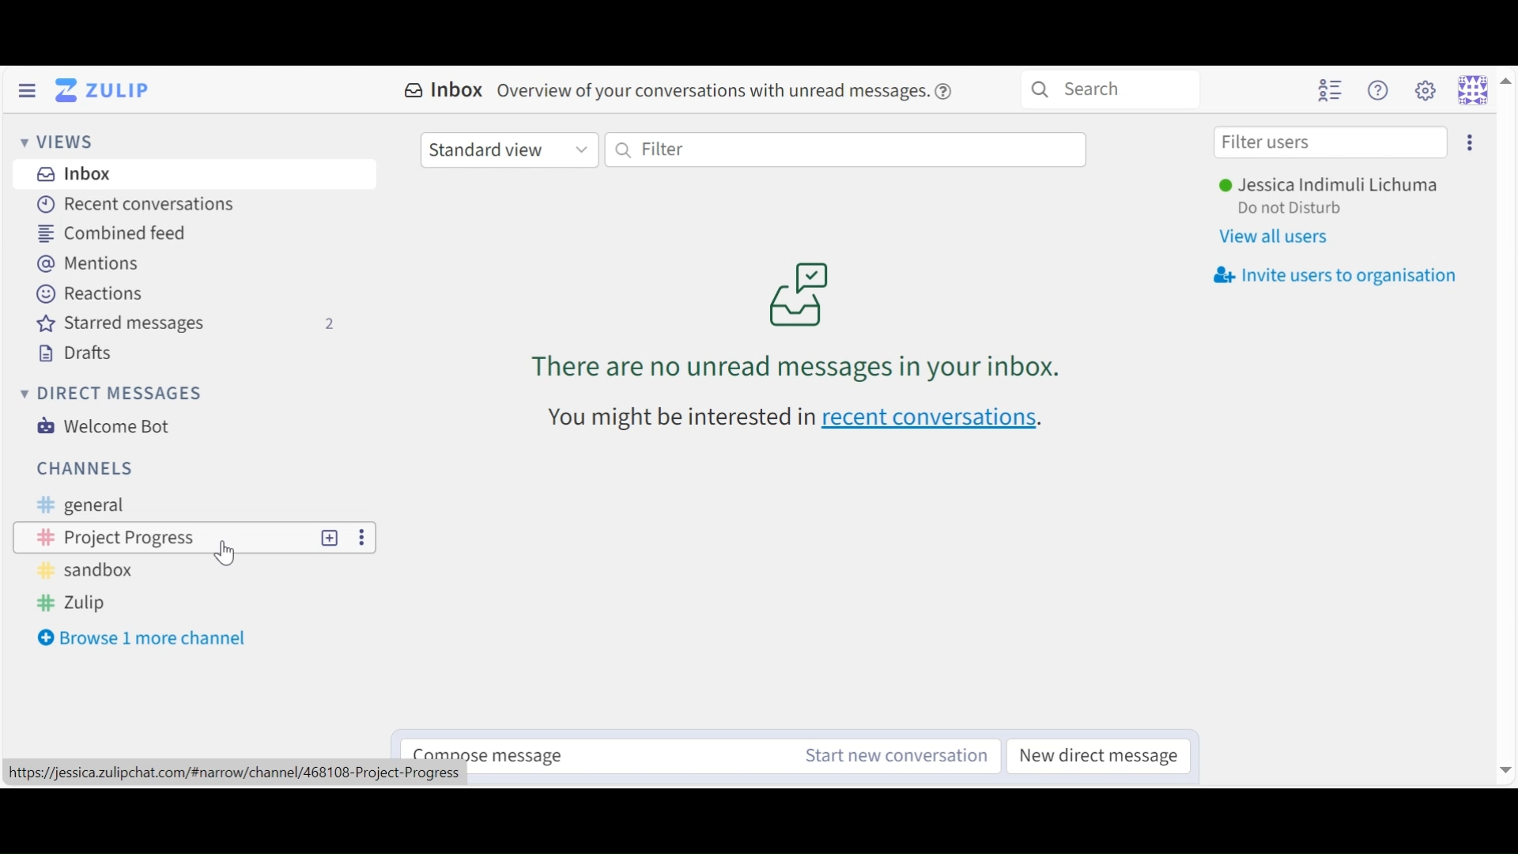  I want to click on overview, so click(744, 92).